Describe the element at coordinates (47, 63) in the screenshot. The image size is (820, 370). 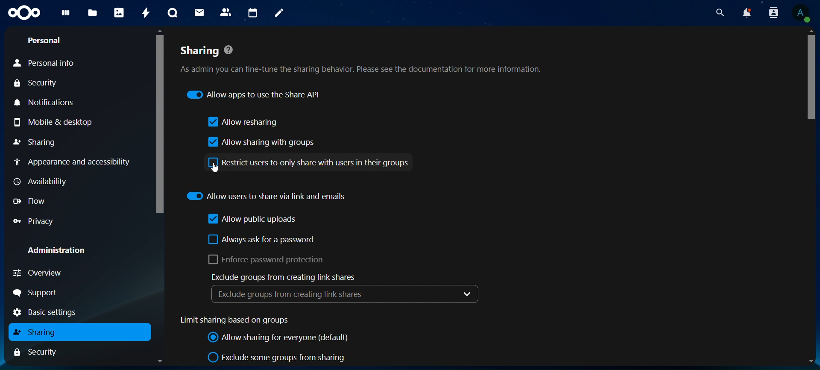
I see `personal info` at that location.